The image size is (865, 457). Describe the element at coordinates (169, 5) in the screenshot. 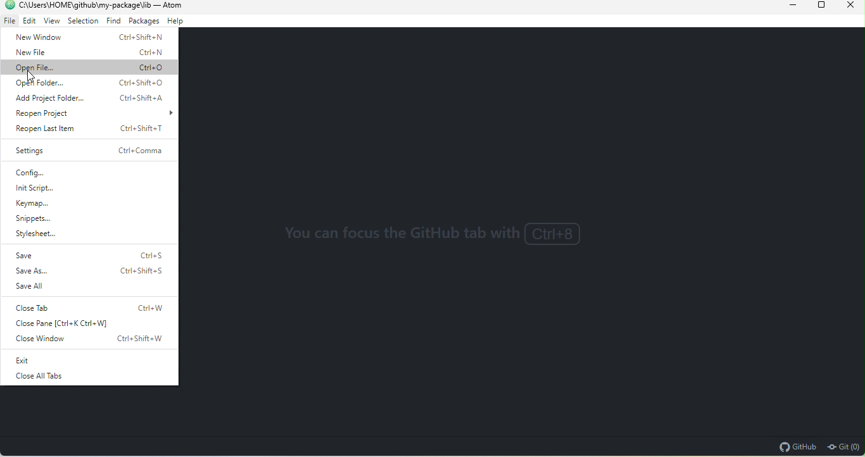

I see `- Atom` at that location.